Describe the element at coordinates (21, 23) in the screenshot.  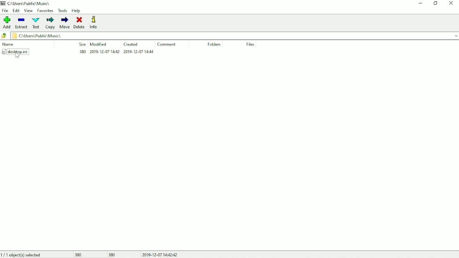
I see `Extract` at that location.